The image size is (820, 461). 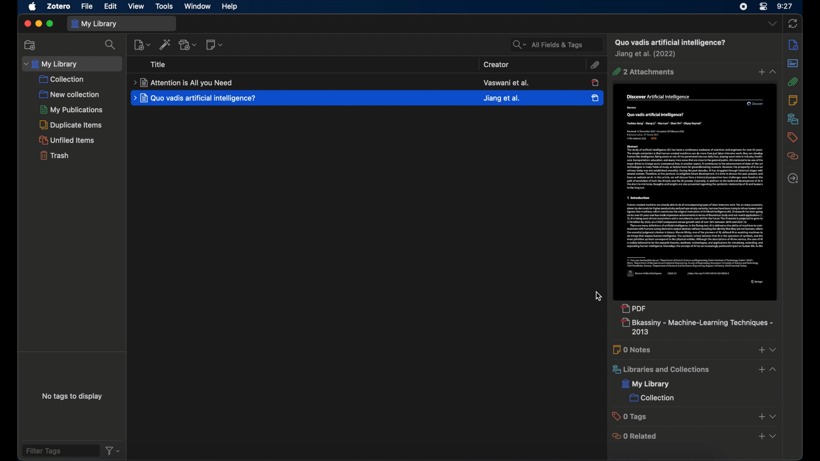 I want to click on file, so click(x=88, y=6).